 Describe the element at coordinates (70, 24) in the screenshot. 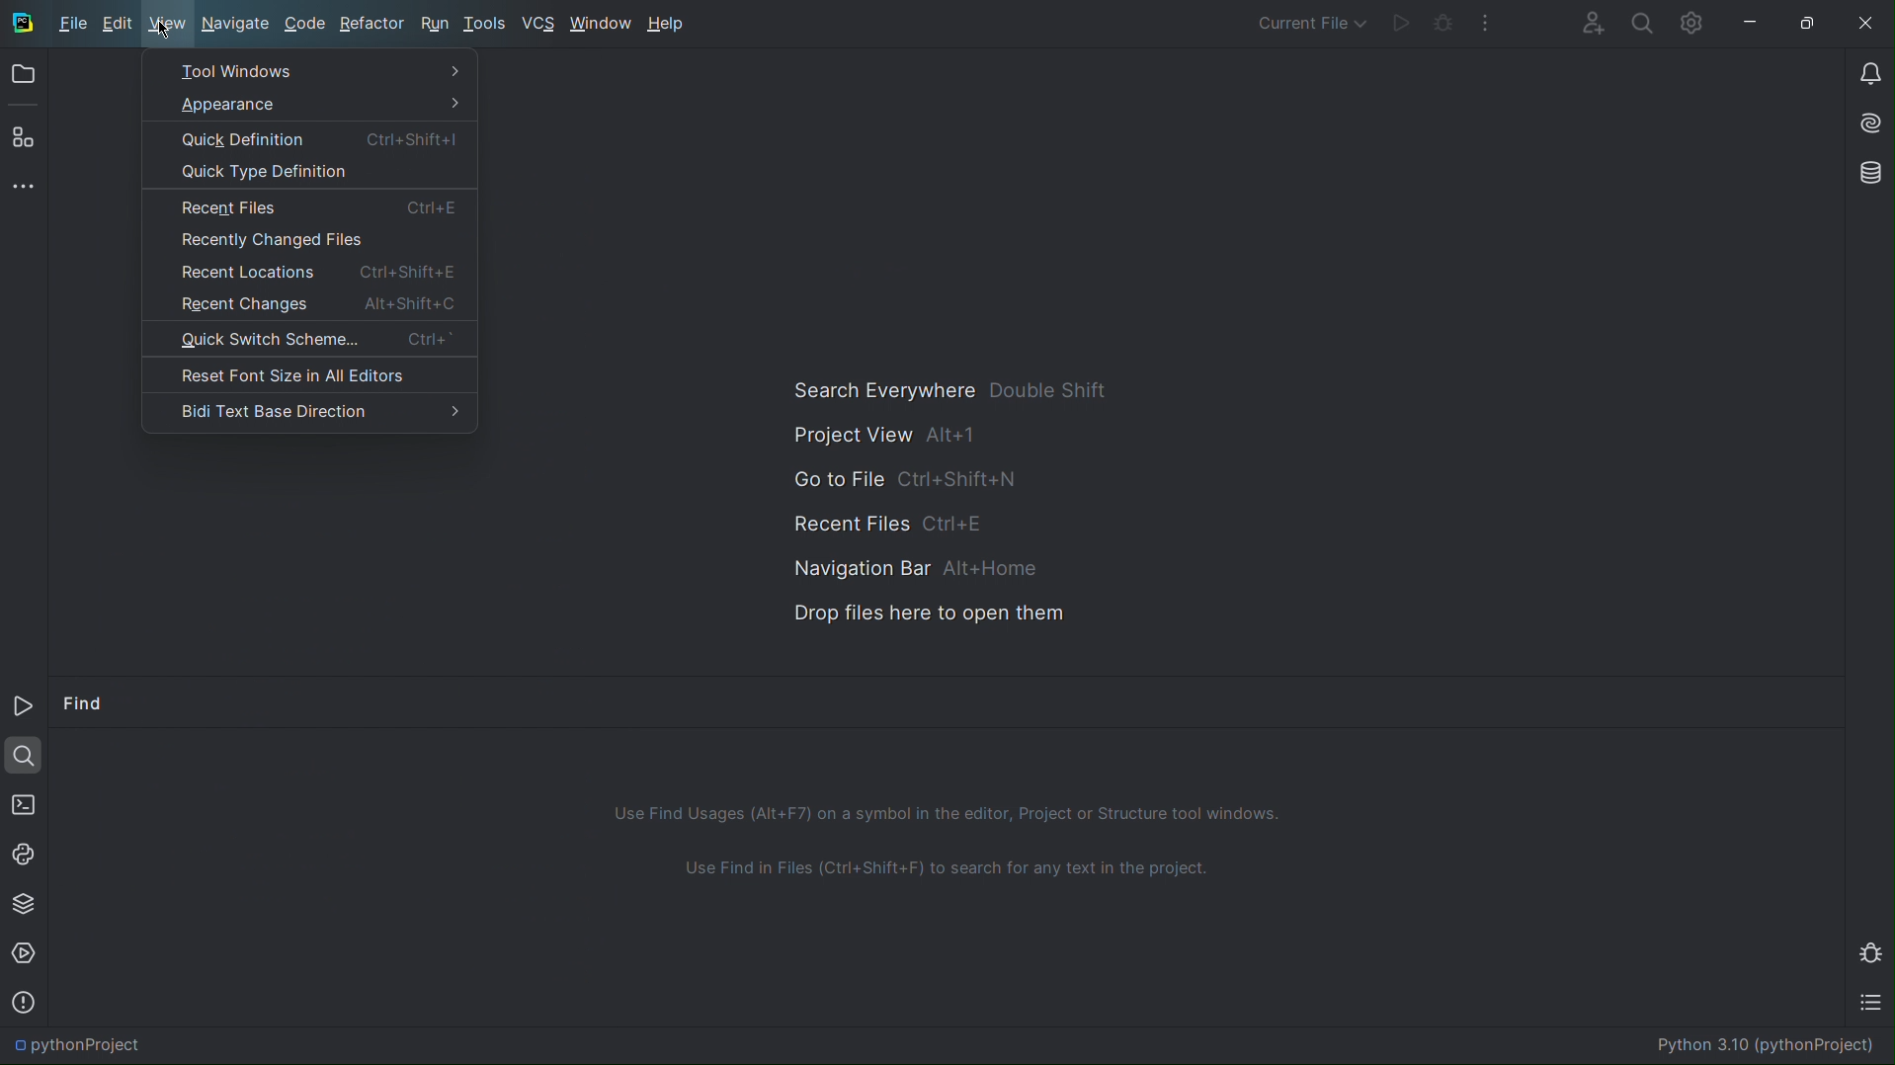

I see `File ` at that location.